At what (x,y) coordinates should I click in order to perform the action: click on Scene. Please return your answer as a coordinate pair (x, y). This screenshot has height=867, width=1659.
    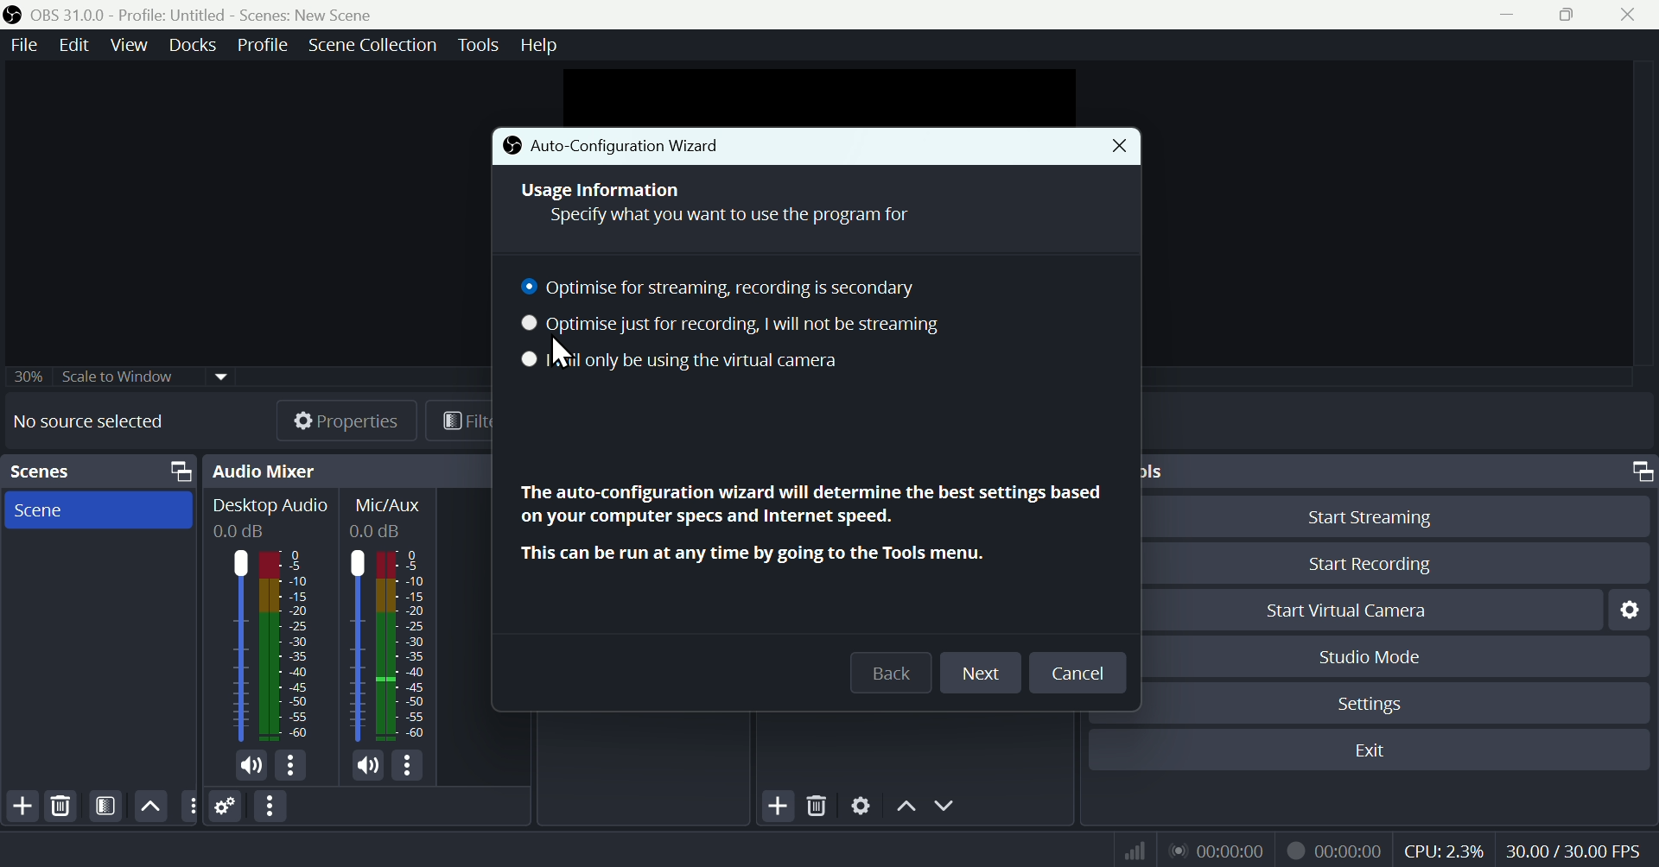
    Looking at the image, I should click on (98, 509).